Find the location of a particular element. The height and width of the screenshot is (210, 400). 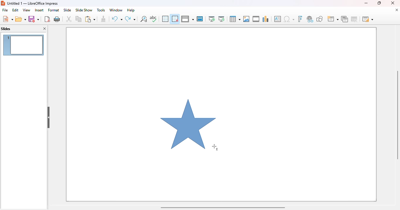

hide is located at coordinates (49, 118).